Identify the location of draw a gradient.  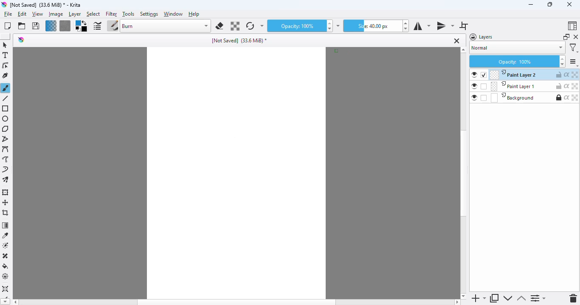
(6, 225).